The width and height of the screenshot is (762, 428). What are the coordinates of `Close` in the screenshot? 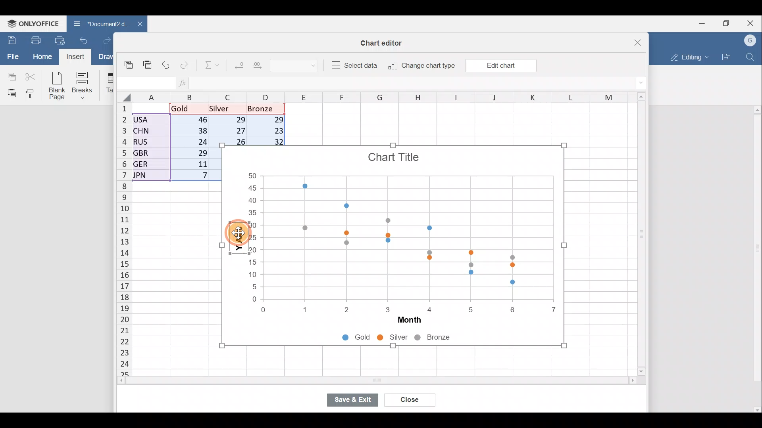 It's located at (752, 22).